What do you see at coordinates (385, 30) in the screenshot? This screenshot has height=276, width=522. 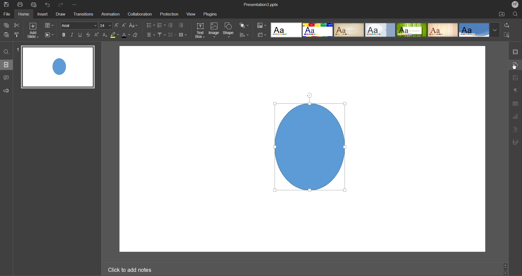 I see `Templates` at bounding box center [385, 30].